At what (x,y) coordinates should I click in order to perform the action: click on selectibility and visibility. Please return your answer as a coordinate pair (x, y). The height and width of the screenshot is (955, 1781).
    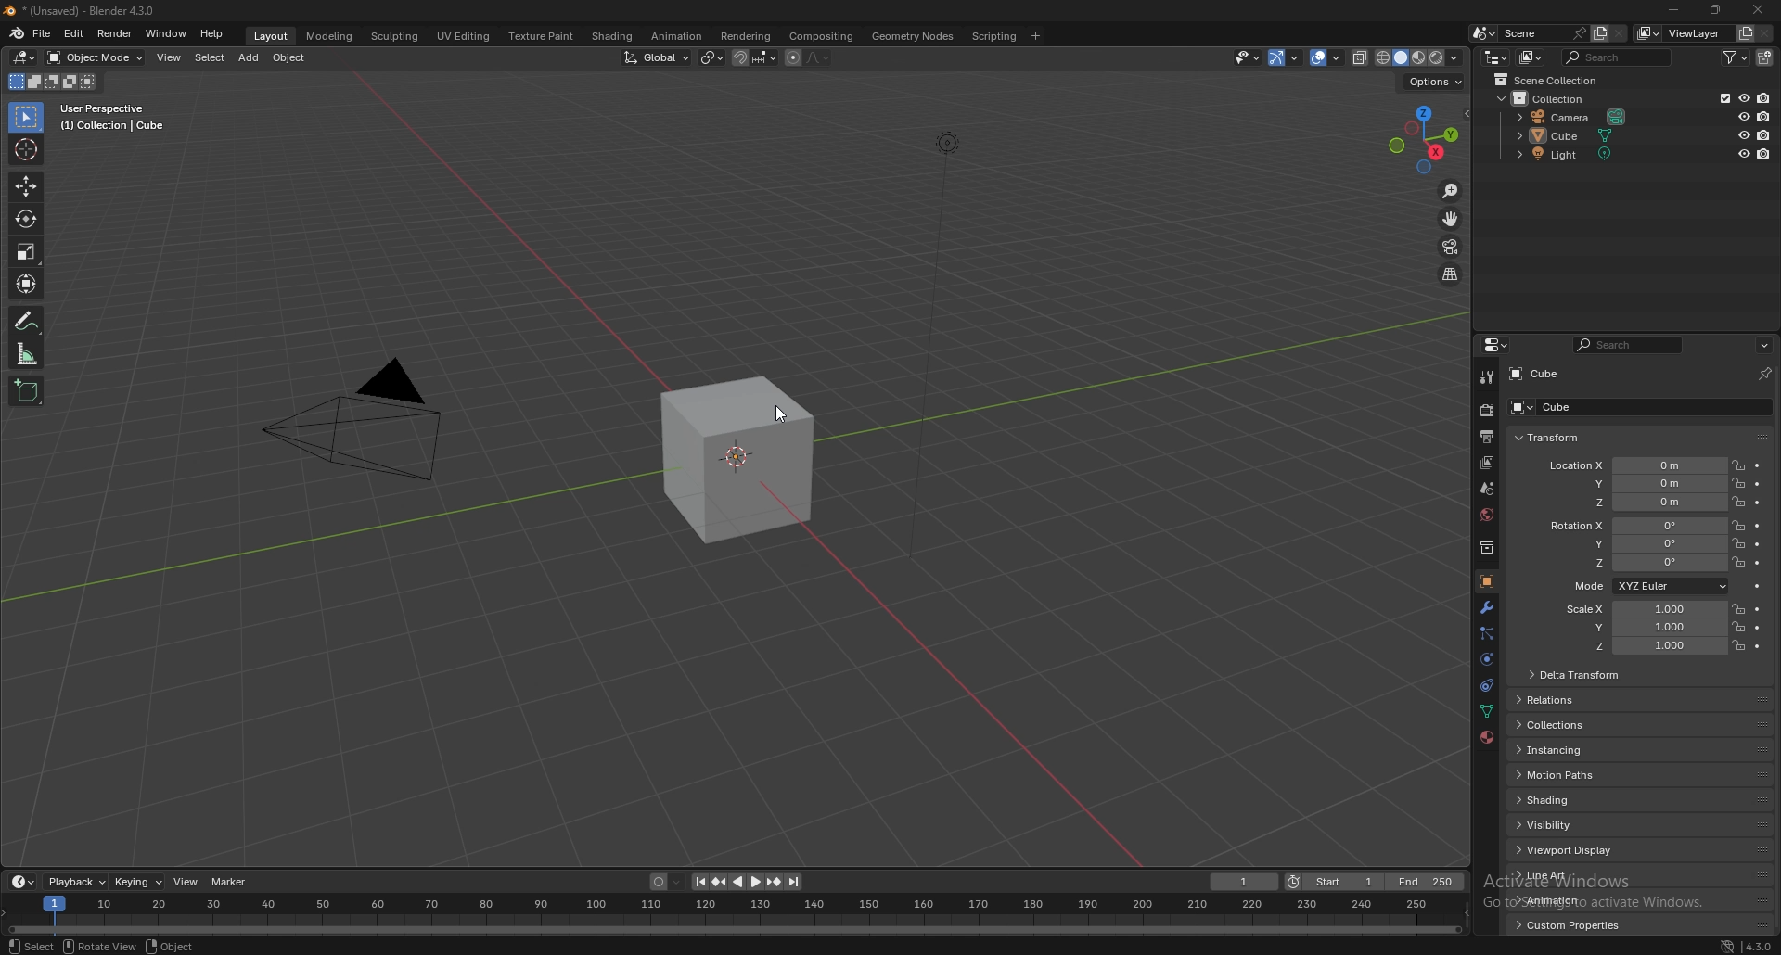
    Looking at the image, I should click on (1247, 58).